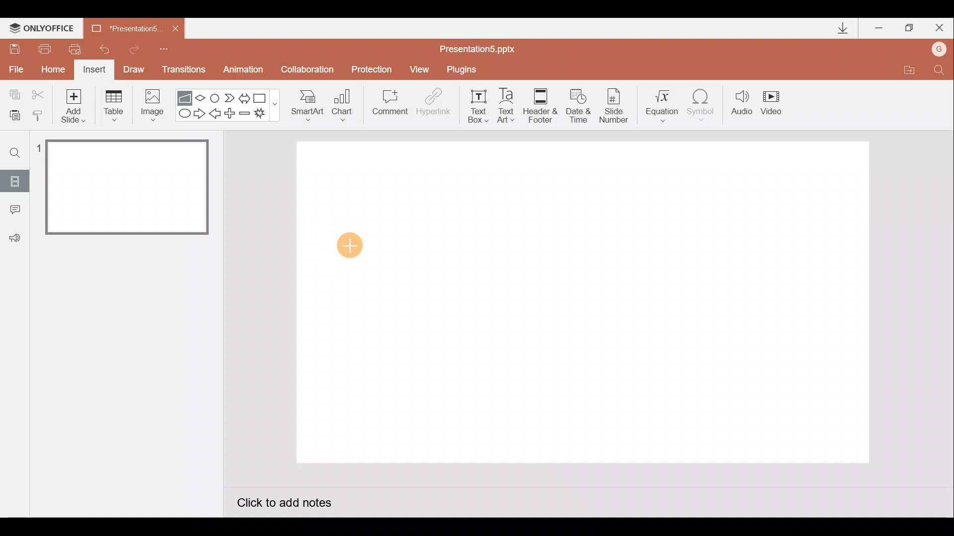  What do you see at coordinates (584, 302) in the screenshot?
I see `Presentation slide` at bounding box center [584, 302].